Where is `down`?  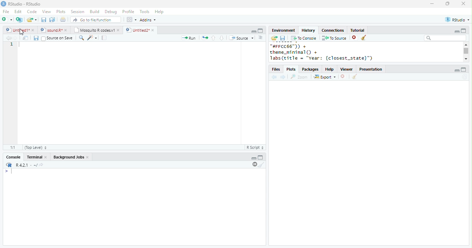
down is located at coordinates (221, 38).